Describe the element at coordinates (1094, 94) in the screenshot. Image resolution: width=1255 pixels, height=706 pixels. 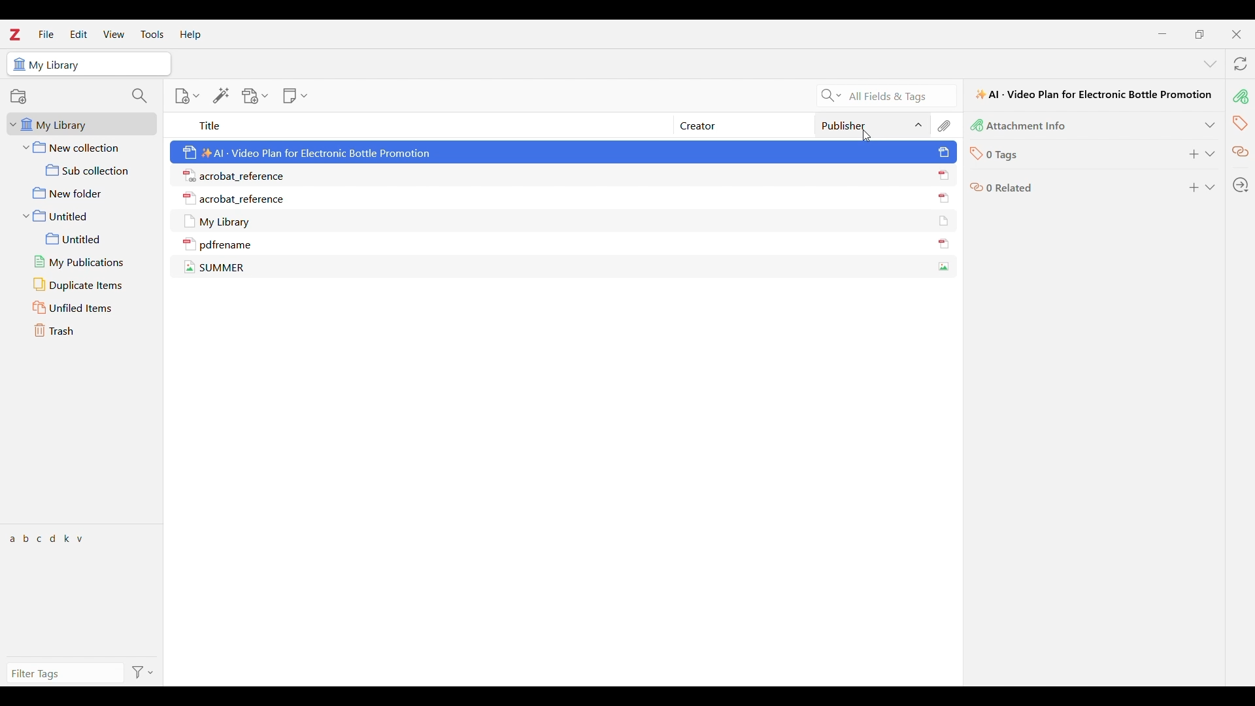
I see `Al - Video Plan for Electronic Bottle Promotion` at that location.